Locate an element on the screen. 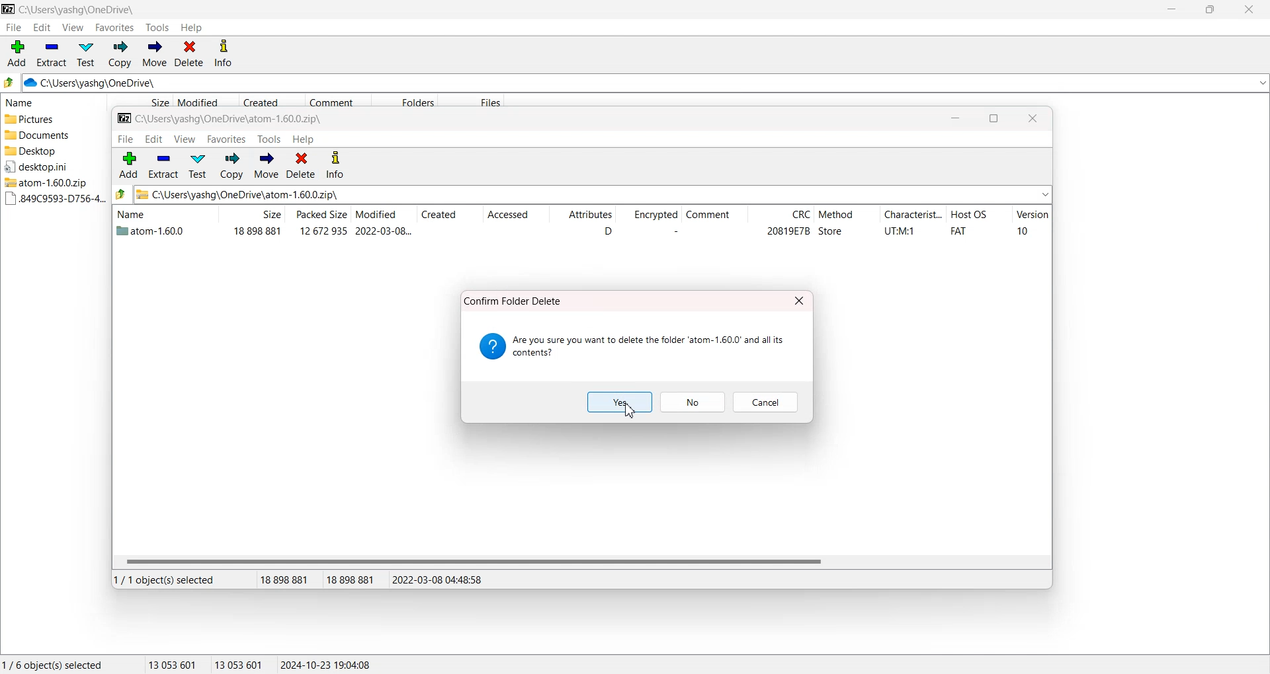  18 898 881 is located at coordinates (355, 580).